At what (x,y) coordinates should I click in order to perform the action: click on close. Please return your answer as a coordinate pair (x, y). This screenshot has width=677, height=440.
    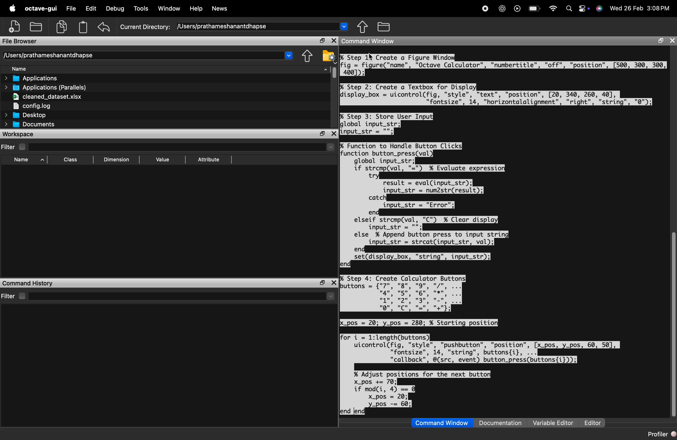
    Looking at the image, I should click on (672, 41).